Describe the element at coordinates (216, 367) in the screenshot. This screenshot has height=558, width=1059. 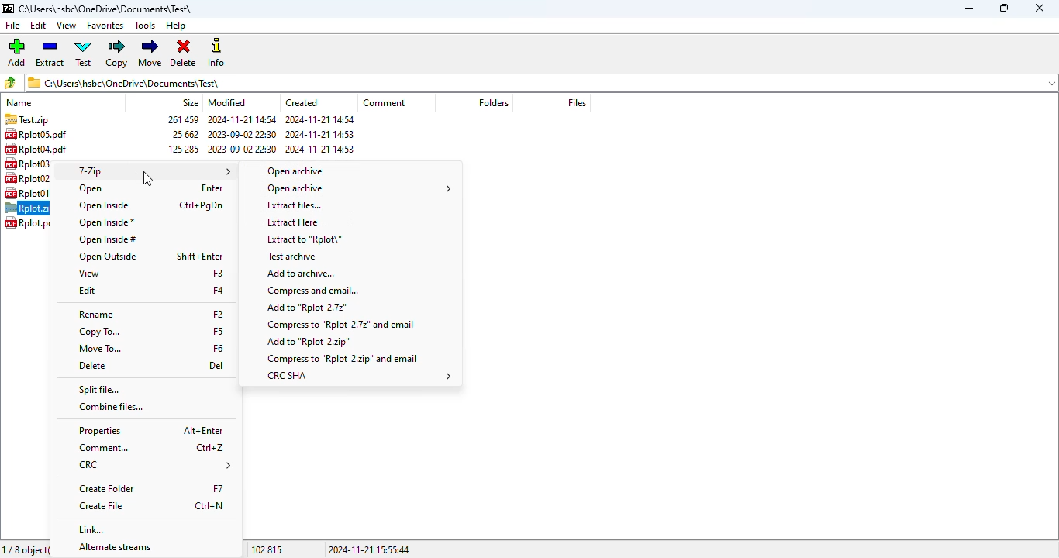
I see `shortcut for delete` at that location.